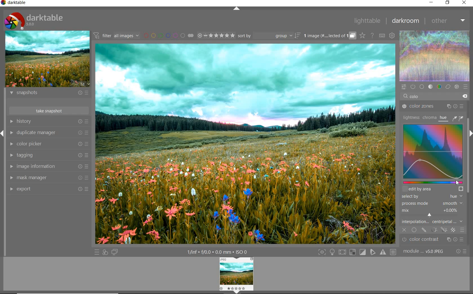 The width and height of the screenshot is (473, 294). I want to click on base, so click(422, 87).